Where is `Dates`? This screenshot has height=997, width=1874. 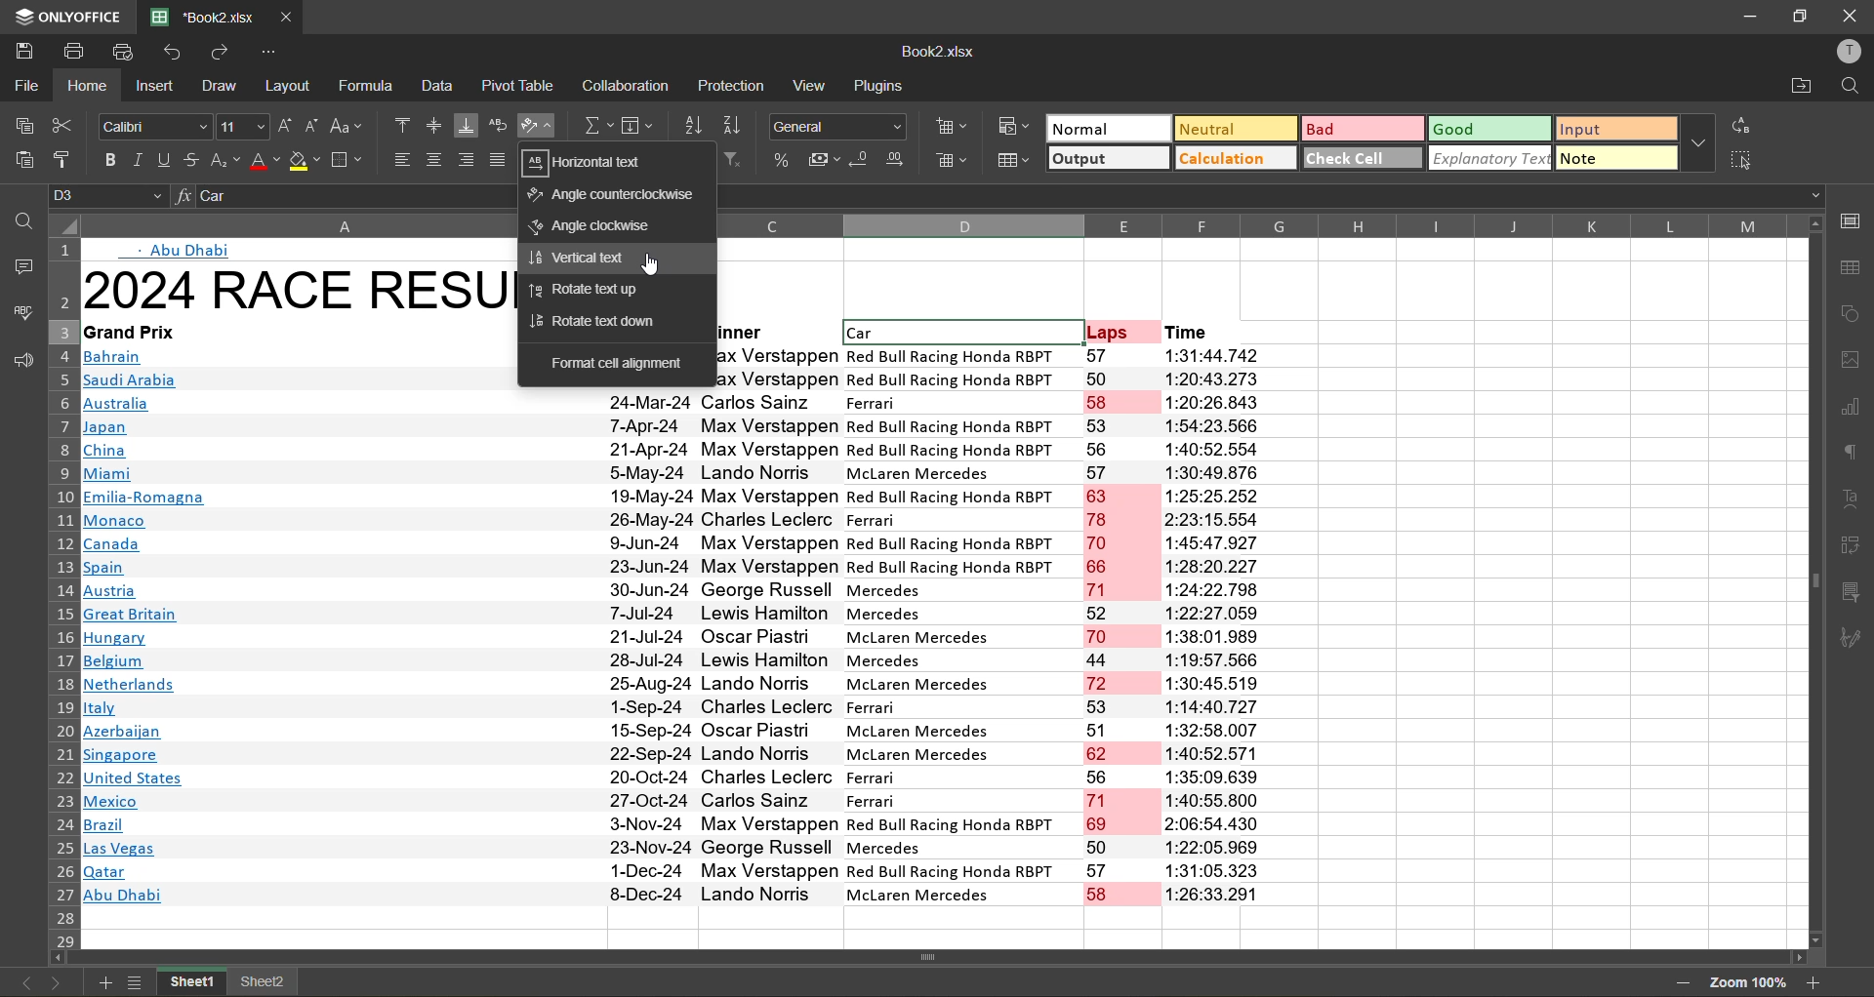 Dates is located at coordinates (619, 651).